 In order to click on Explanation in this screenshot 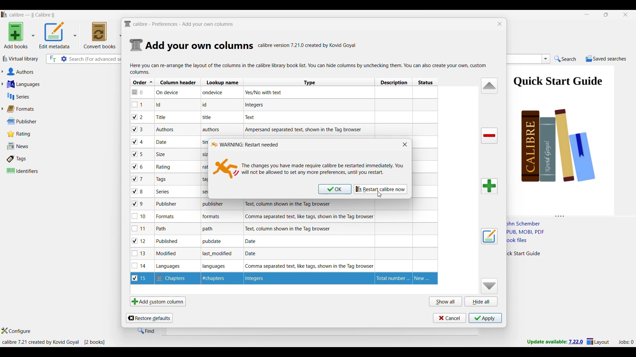, I will do `click(256, 105)`.